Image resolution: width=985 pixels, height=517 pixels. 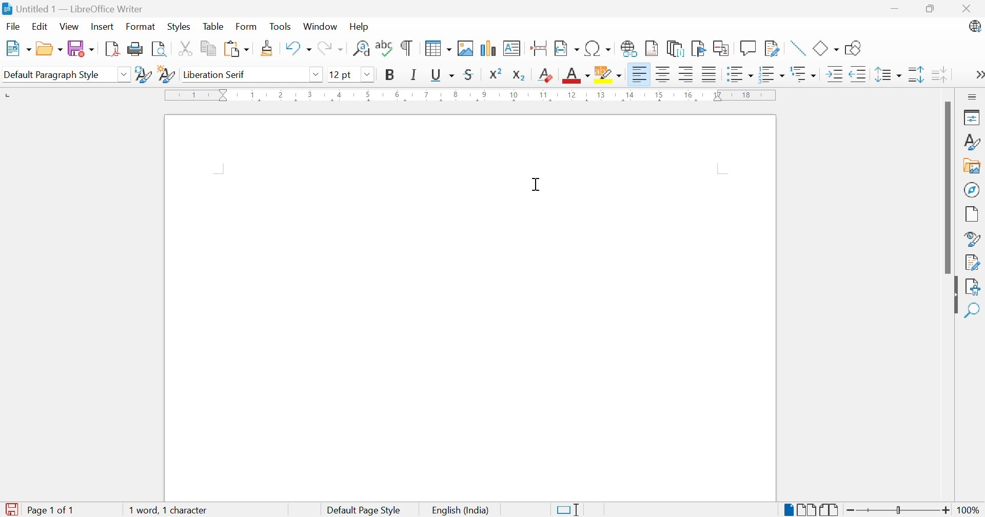 I want to click on Edit, so click(x=41, y=26).